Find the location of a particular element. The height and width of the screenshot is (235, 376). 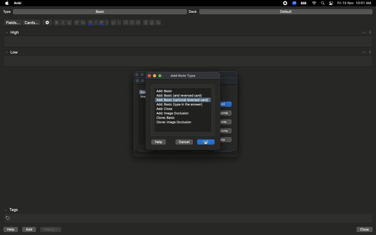

Bullet is located at coordinates (125, 22).